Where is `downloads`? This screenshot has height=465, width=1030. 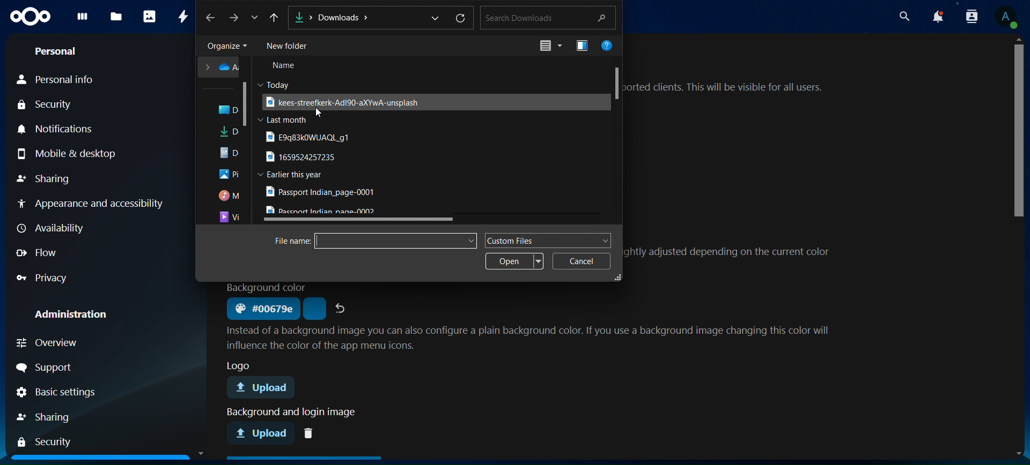 downloads is located at coordinates (365, 17).